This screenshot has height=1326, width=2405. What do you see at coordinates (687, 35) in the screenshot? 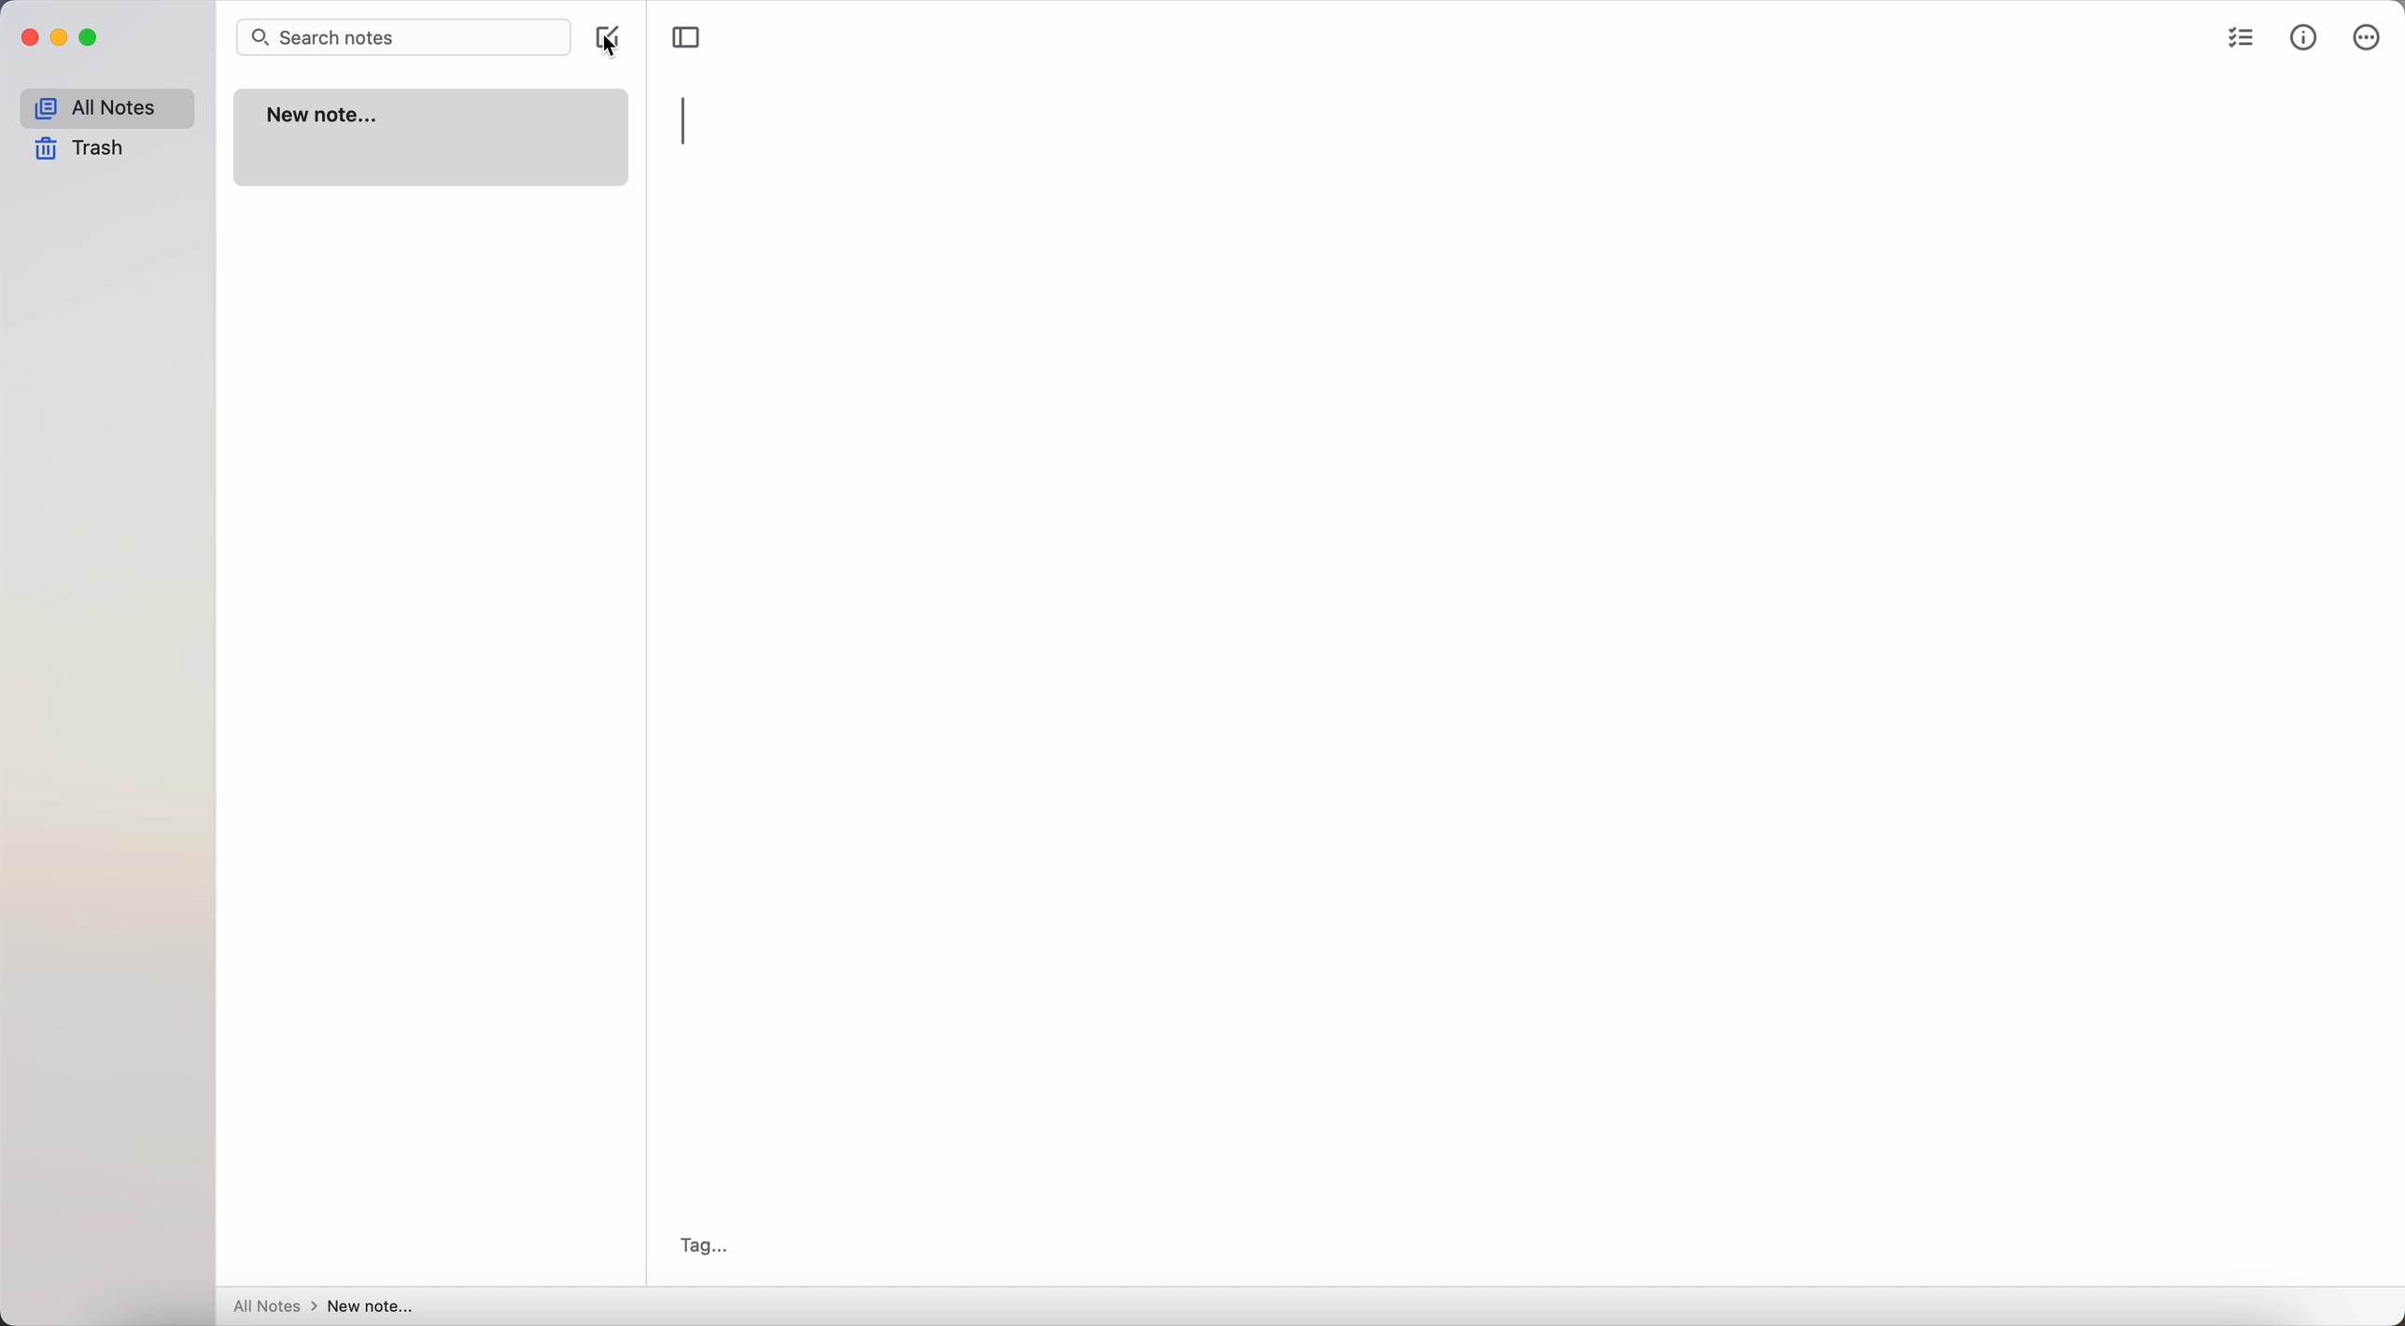
I see `toggle sidebar` at bounding box center [687, 35].